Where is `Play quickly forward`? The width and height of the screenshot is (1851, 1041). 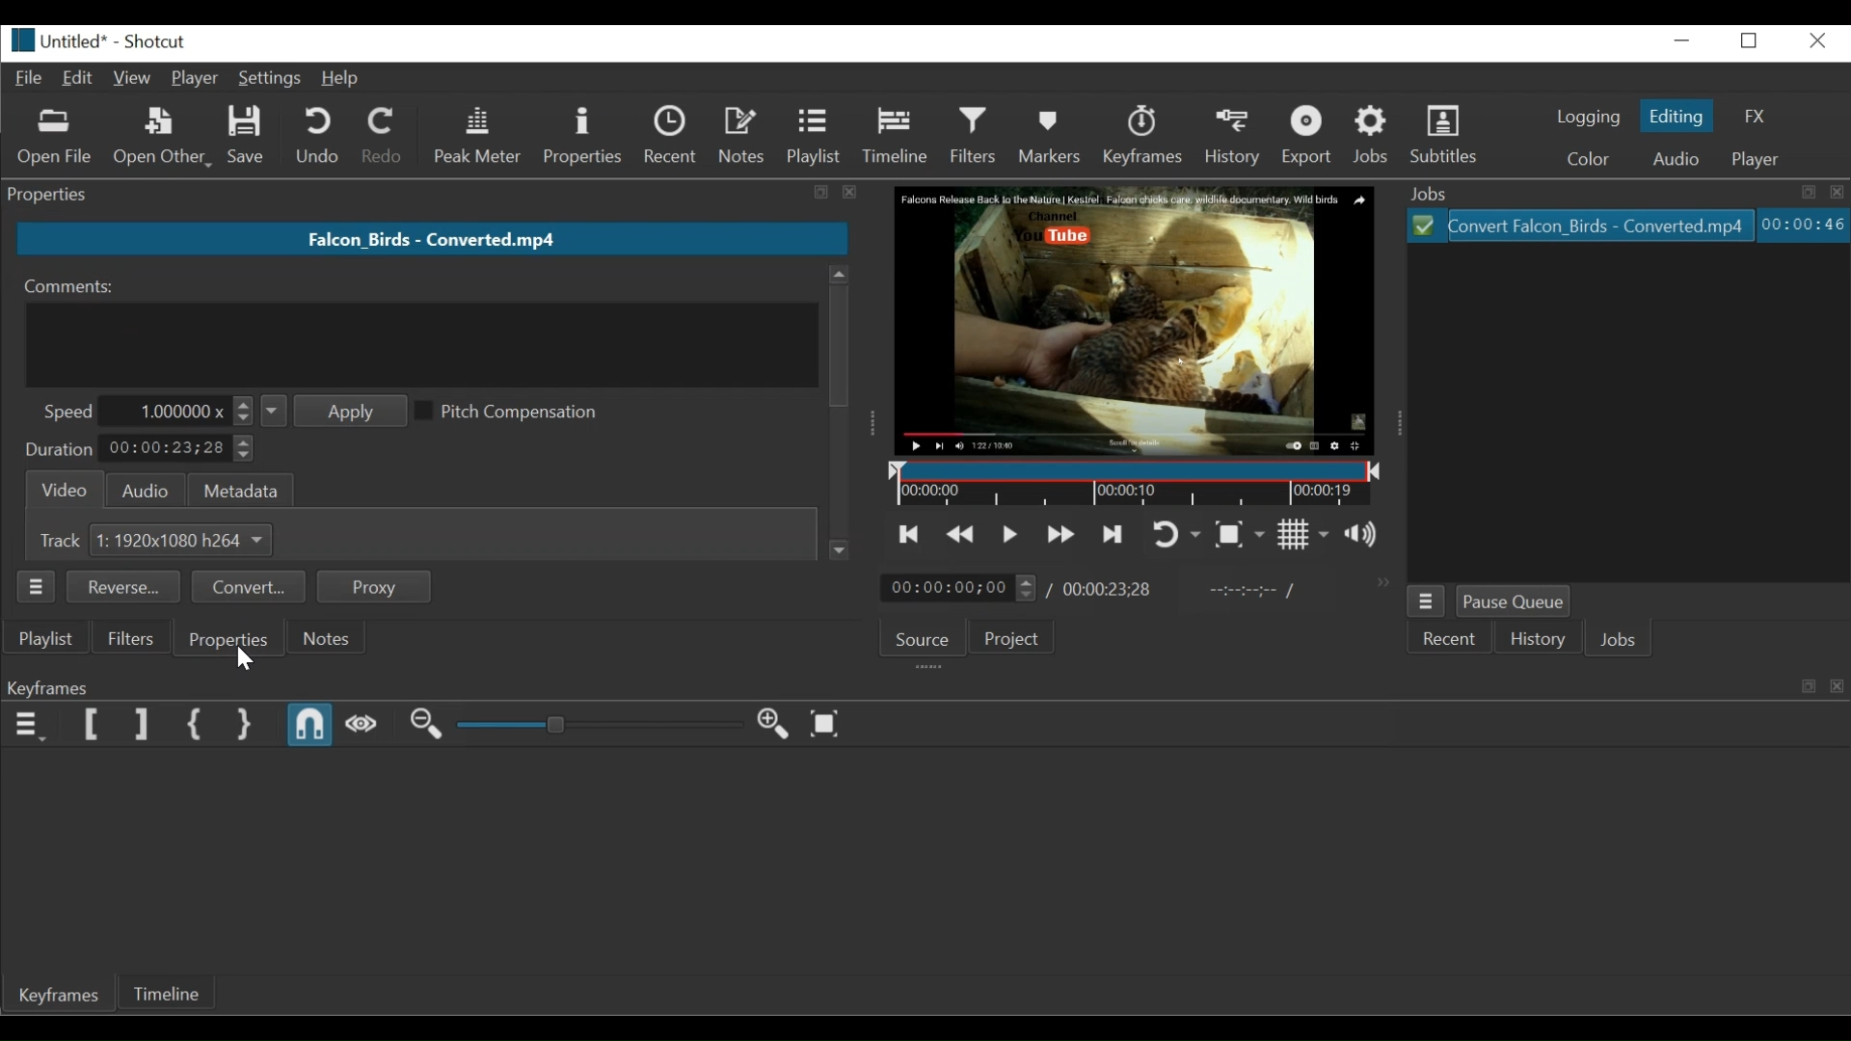
Play quickly forward is located at coordinates (1060, 535).